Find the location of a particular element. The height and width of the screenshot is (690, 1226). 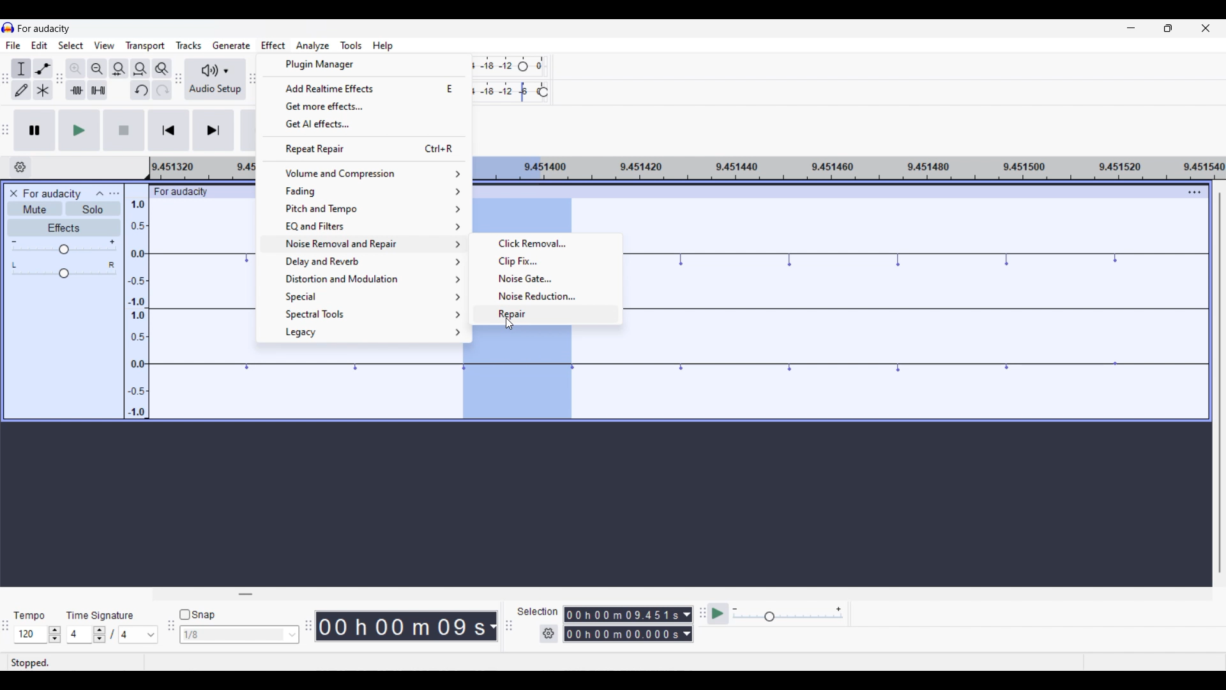

Noise reduction is located at coordinates (544, 296).